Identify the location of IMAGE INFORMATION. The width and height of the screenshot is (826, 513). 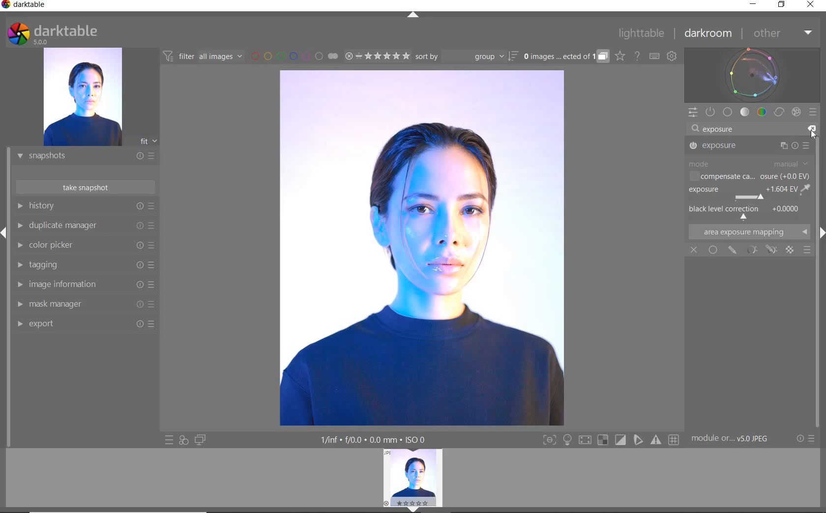
(82, 287).